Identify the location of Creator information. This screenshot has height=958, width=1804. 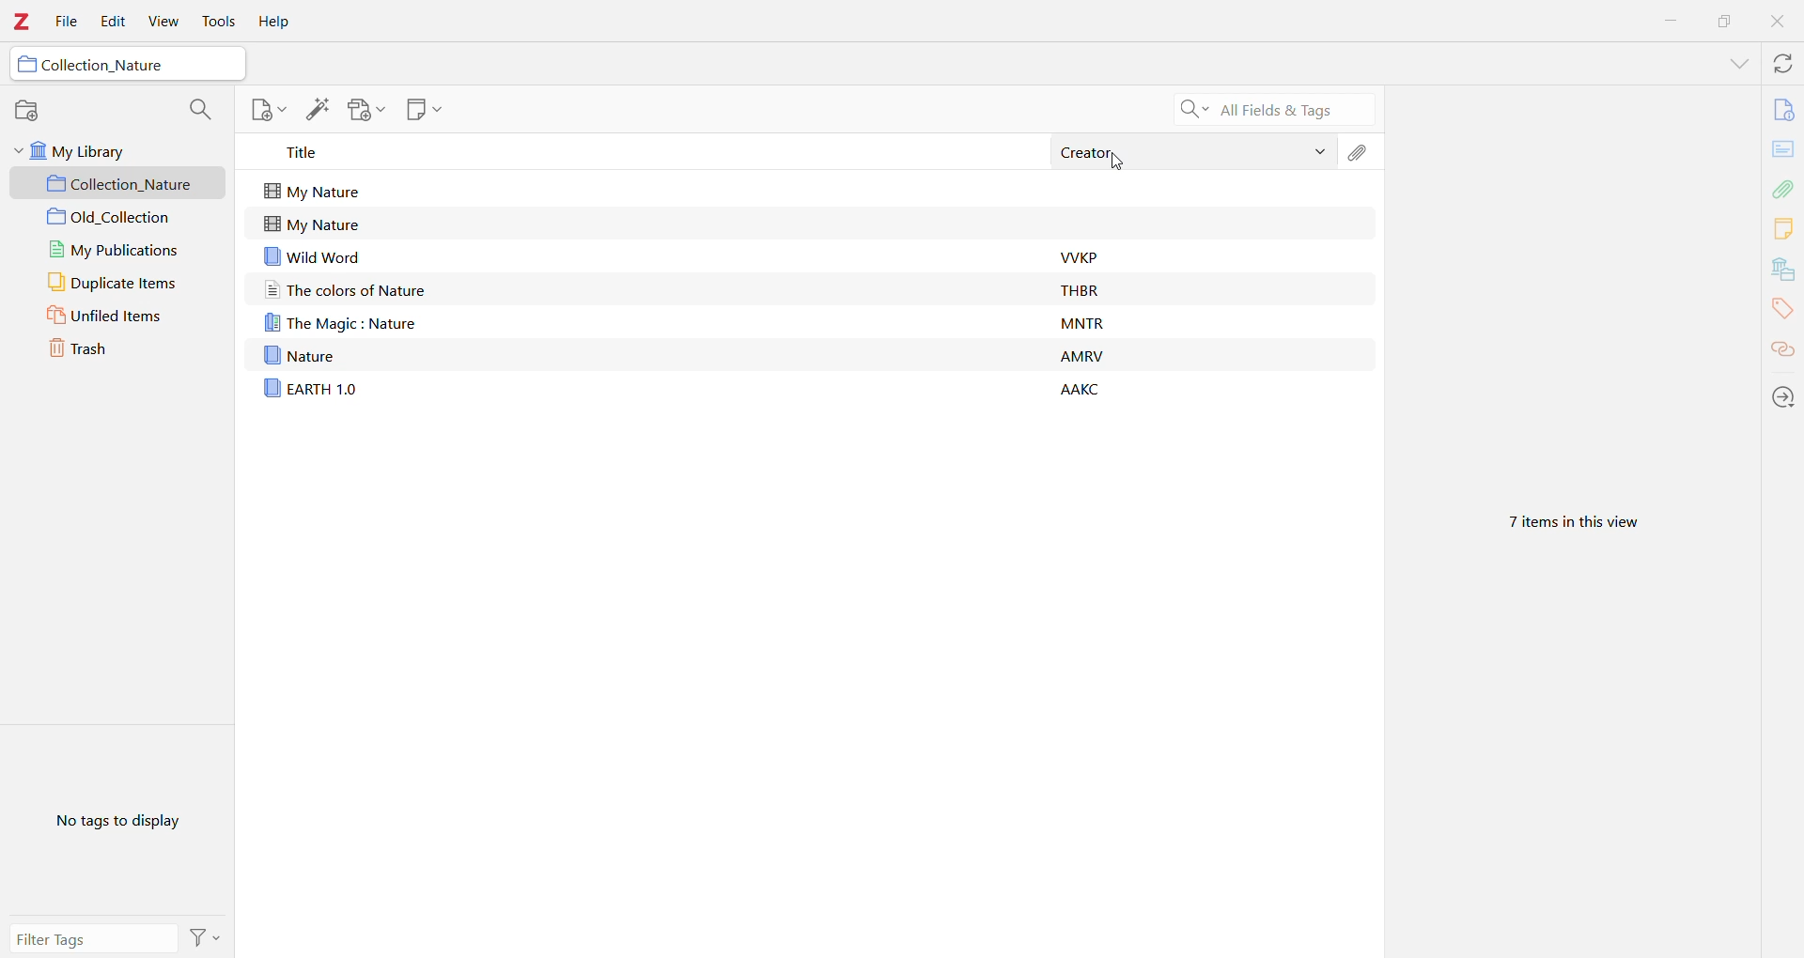
(1086, 386).